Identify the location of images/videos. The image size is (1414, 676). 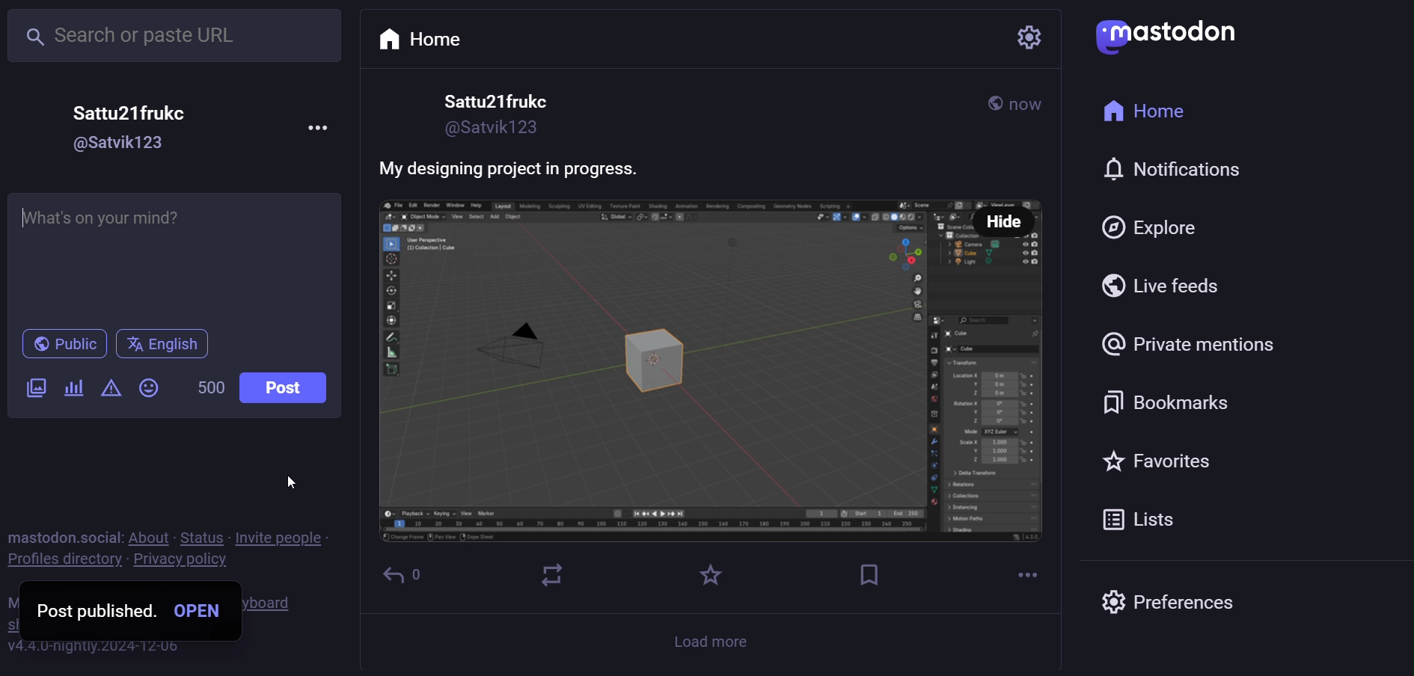
(32, 388).